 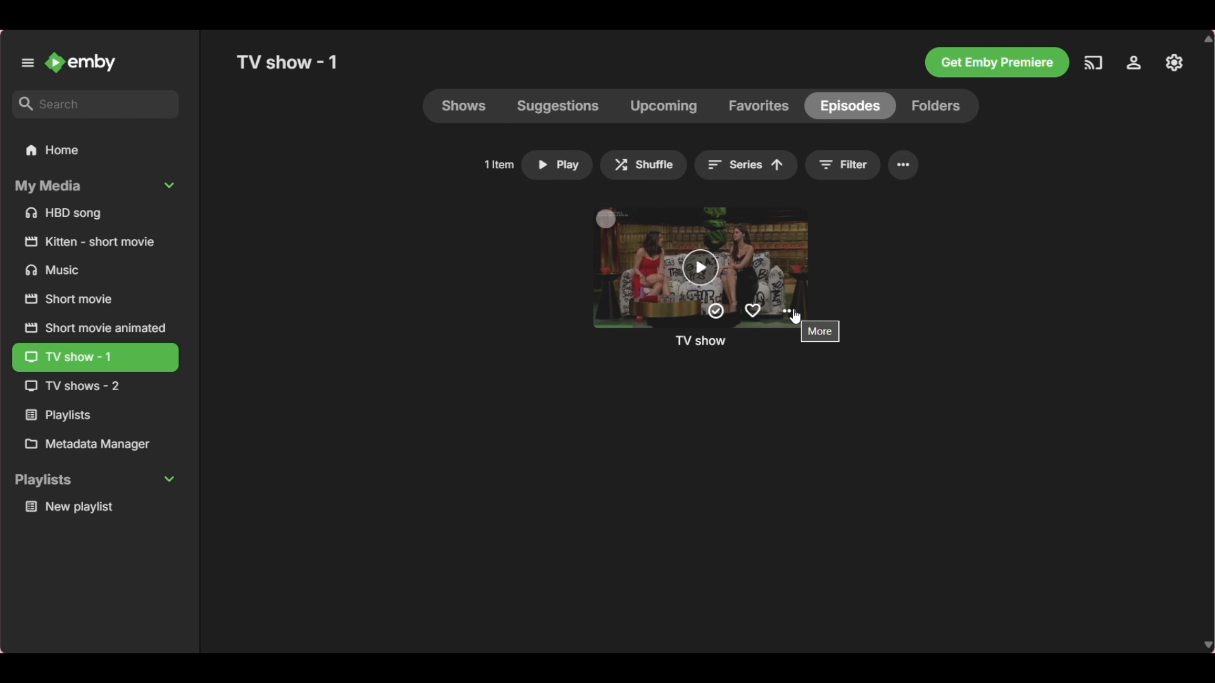 What do you see at coordinates (1134, 63) in the screenshot?
I see `Settings` at bounding box center [1134, 63].